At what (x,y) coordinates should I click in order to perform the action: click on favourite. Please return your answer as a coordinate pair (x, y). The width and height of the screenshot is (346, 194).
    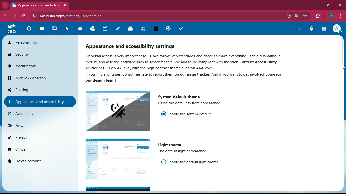
    Looking at the image, I should click on (304, 16).